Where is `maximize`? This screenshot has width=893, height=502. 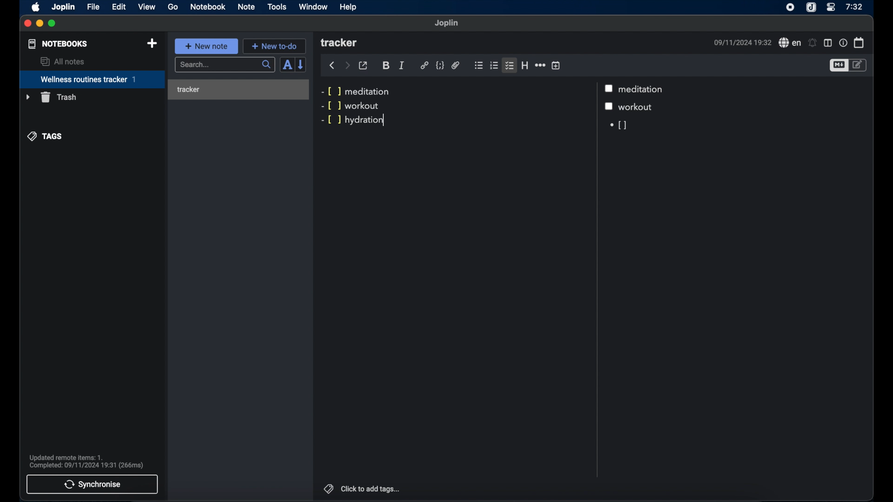 maximize is located at coordinates (53, 24).